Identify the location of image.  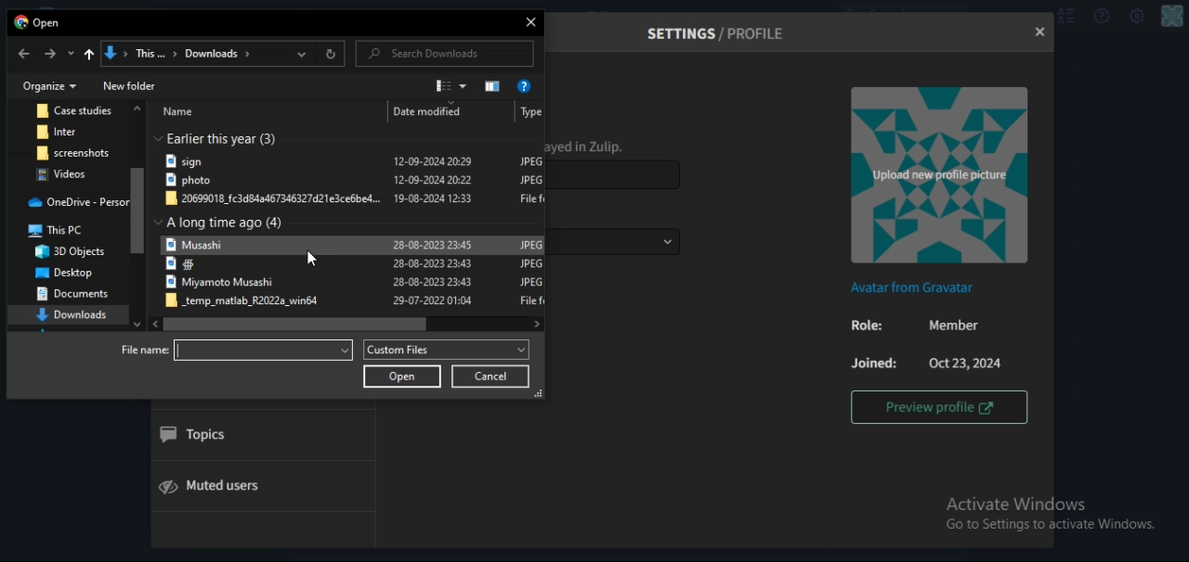
(937, 176).